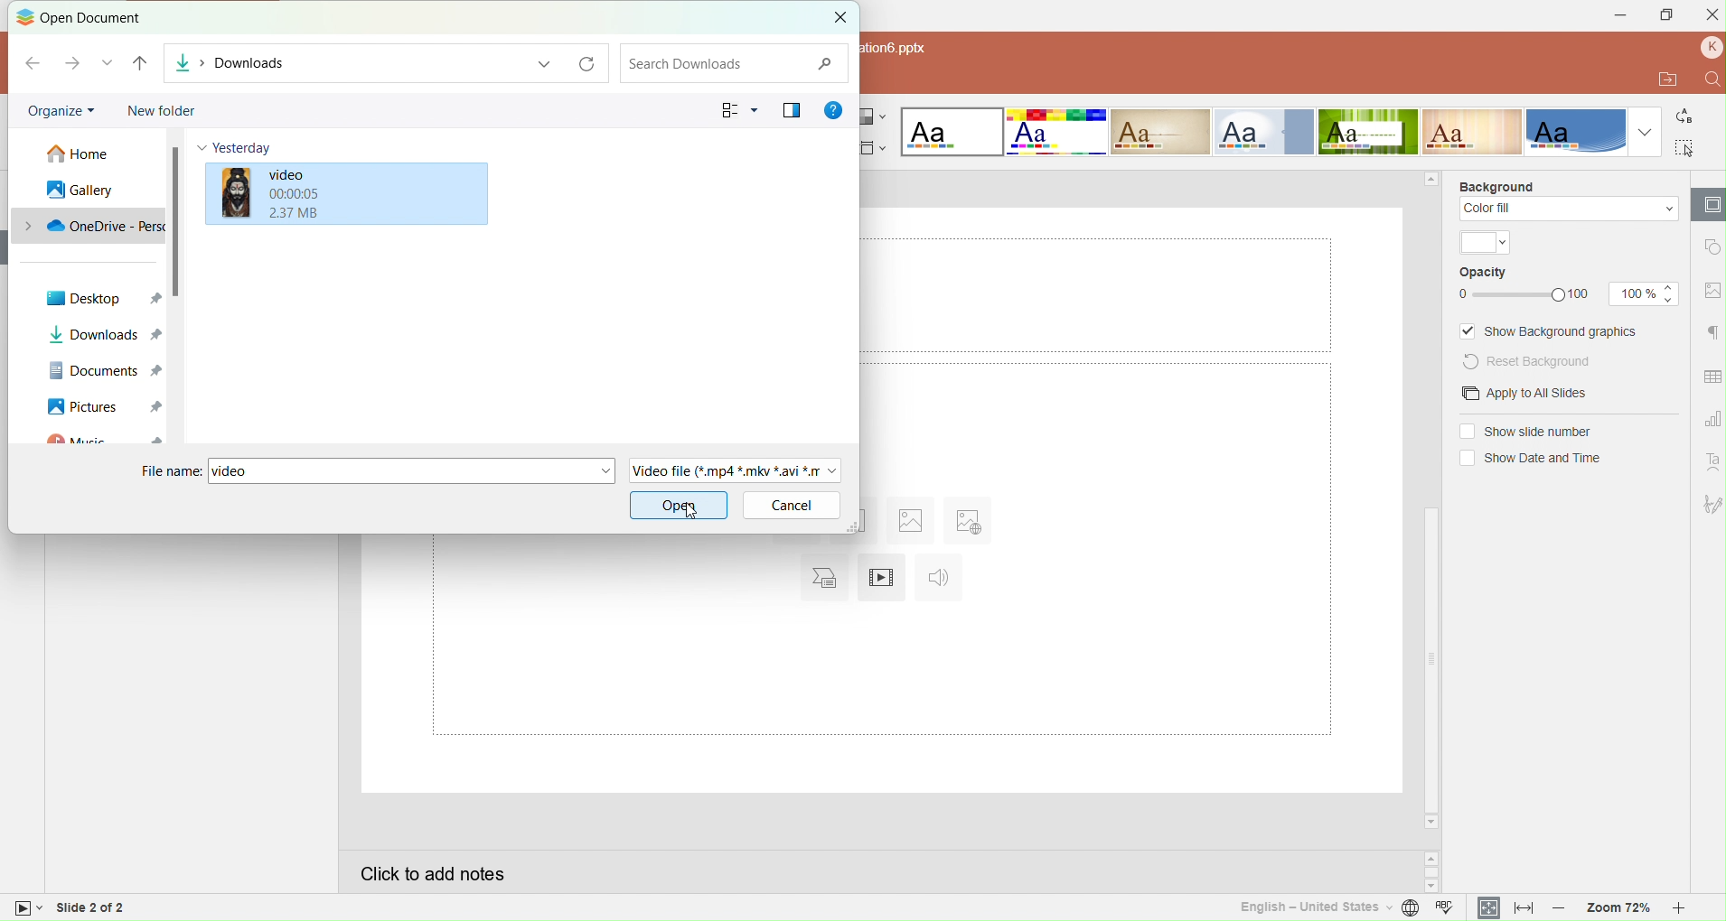 This screenshot has width=1726, height=921. What do you see at coordinates (1528, 360) in the screenshot?
I see `Reset background` at bounding box center [1528, 360].